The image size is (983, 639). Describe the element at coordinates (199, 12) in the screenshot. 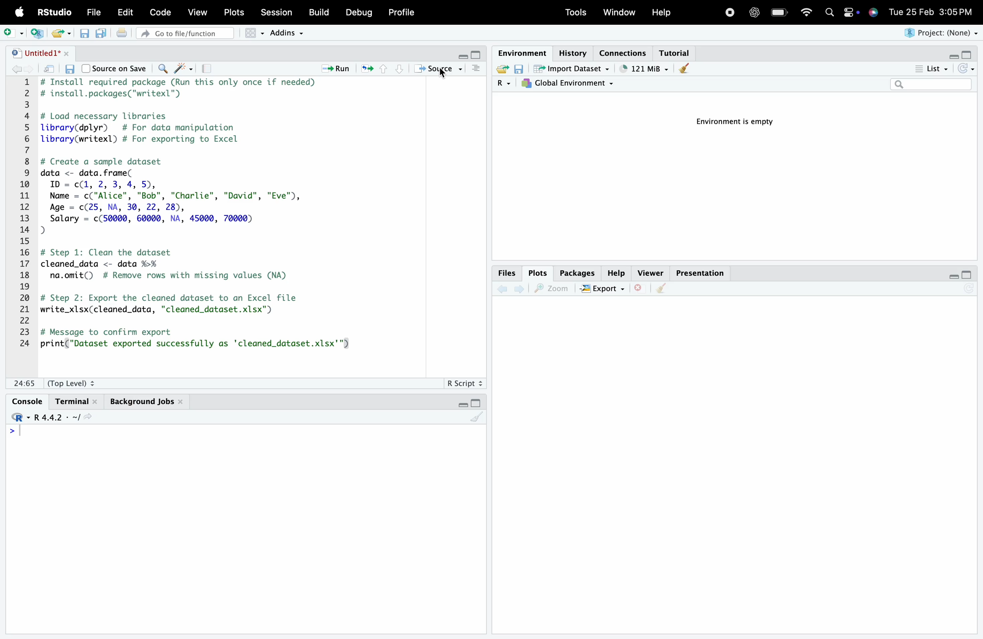

I see `View` at that location.